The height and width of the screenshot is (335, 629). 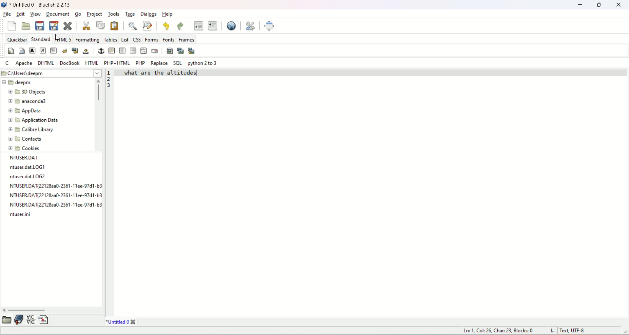 What do you see at coordinates (45, 319) in the screenshot?
I see `insert file` at bounding box center [45, 319].